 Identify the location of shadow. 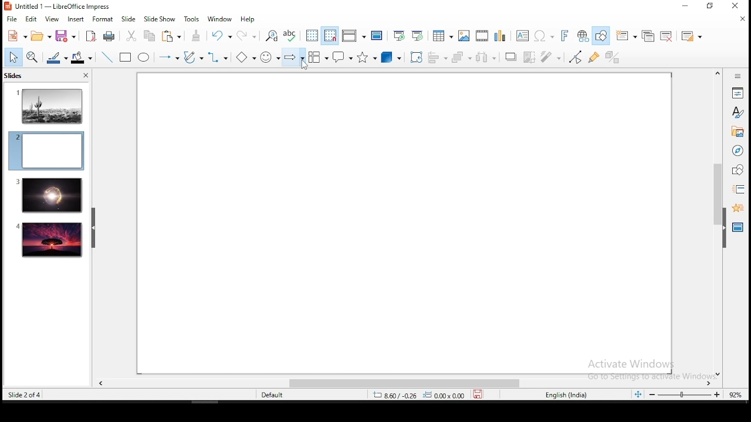
(510, 56).